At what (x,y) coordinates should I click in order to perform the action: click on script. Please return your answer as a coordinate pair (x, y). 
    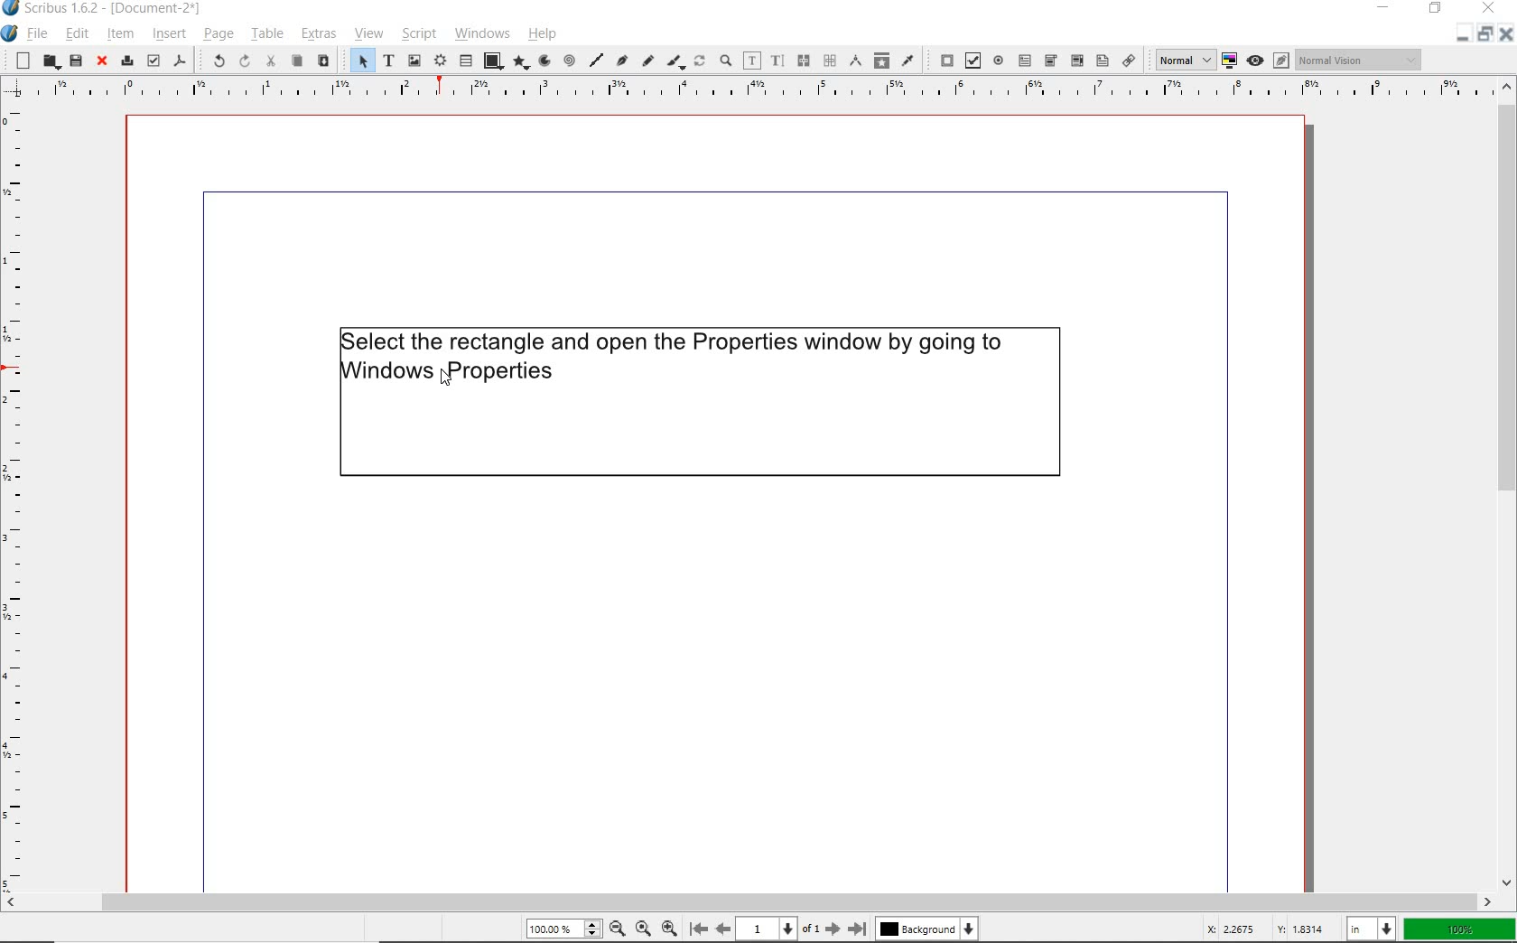
    Looking at the image, I should click on (416, 34).